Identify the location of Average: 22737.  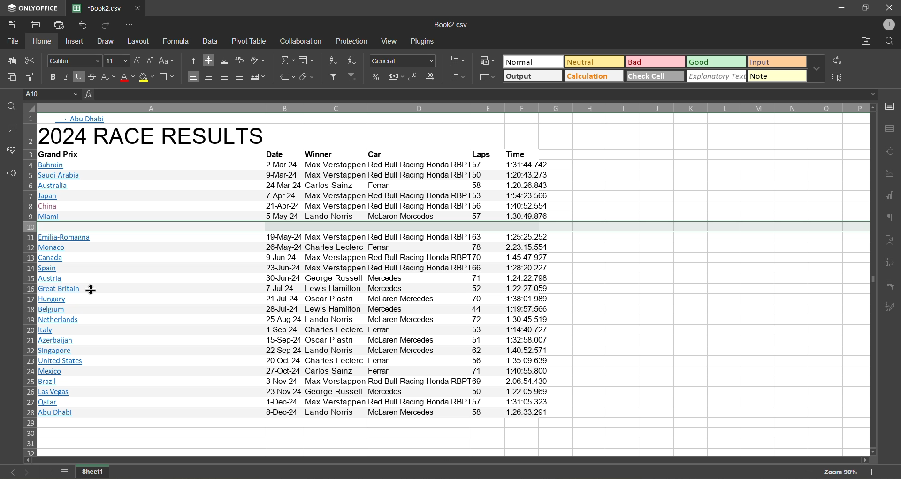
(622, 472).